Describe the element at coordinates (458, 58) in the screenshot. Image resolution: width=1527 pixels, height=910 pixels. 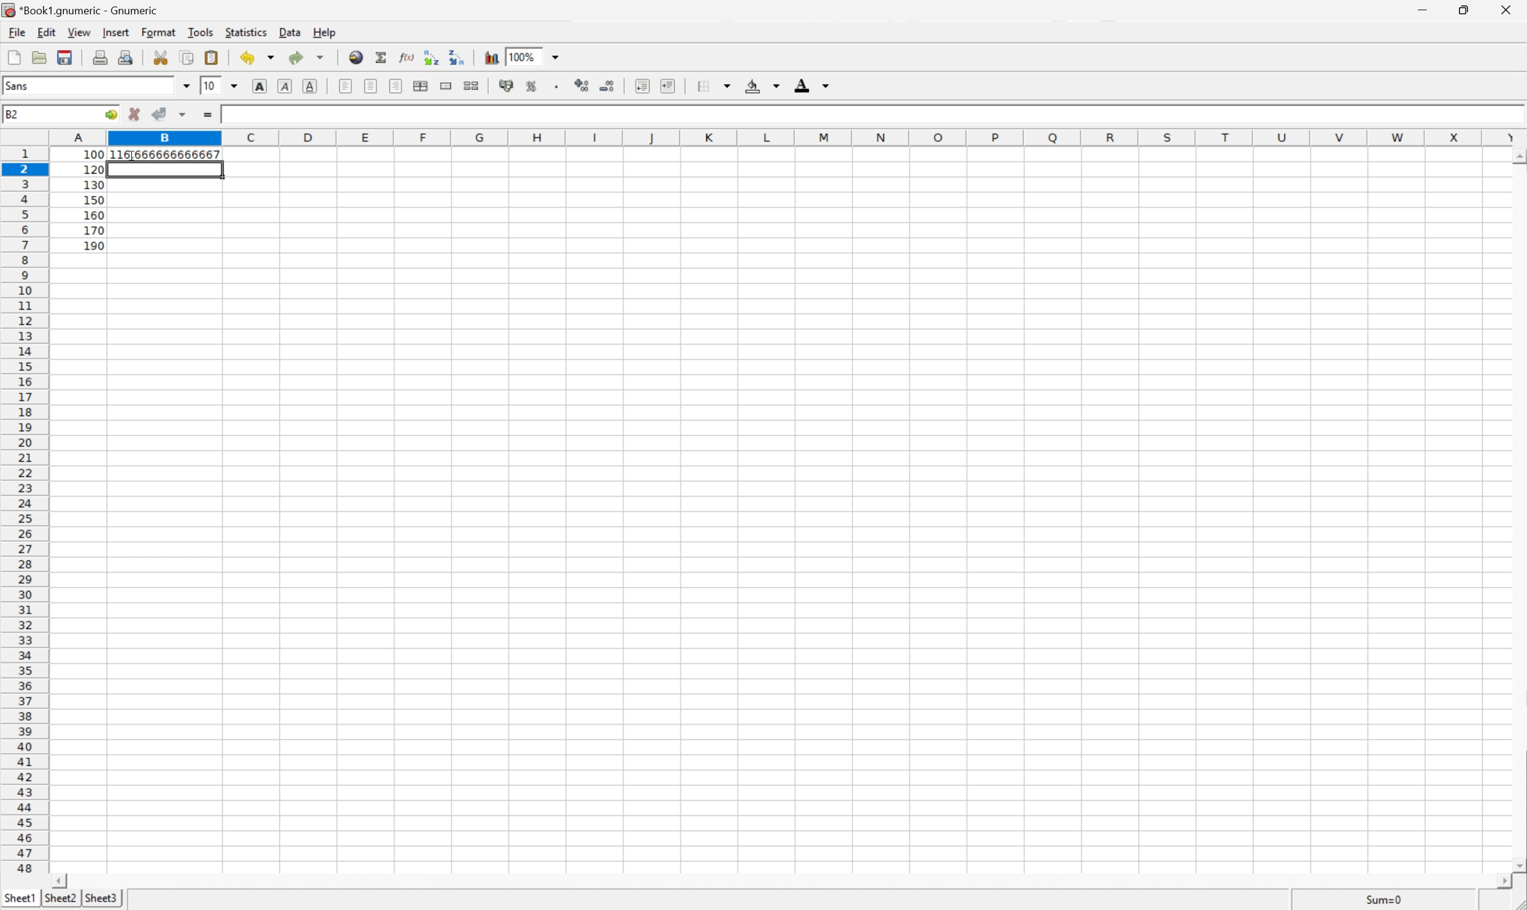
I see `Sort the selected region in descending order based on the first column selected` at that location.